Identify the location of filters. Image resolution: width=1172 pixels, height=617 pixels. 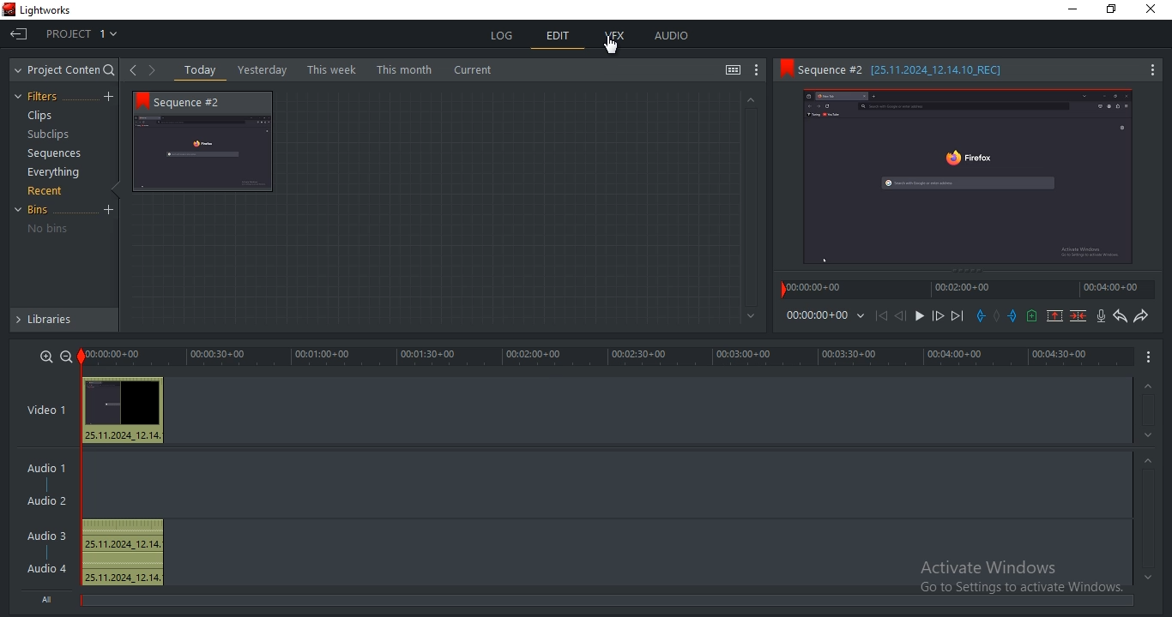
(62, 96).